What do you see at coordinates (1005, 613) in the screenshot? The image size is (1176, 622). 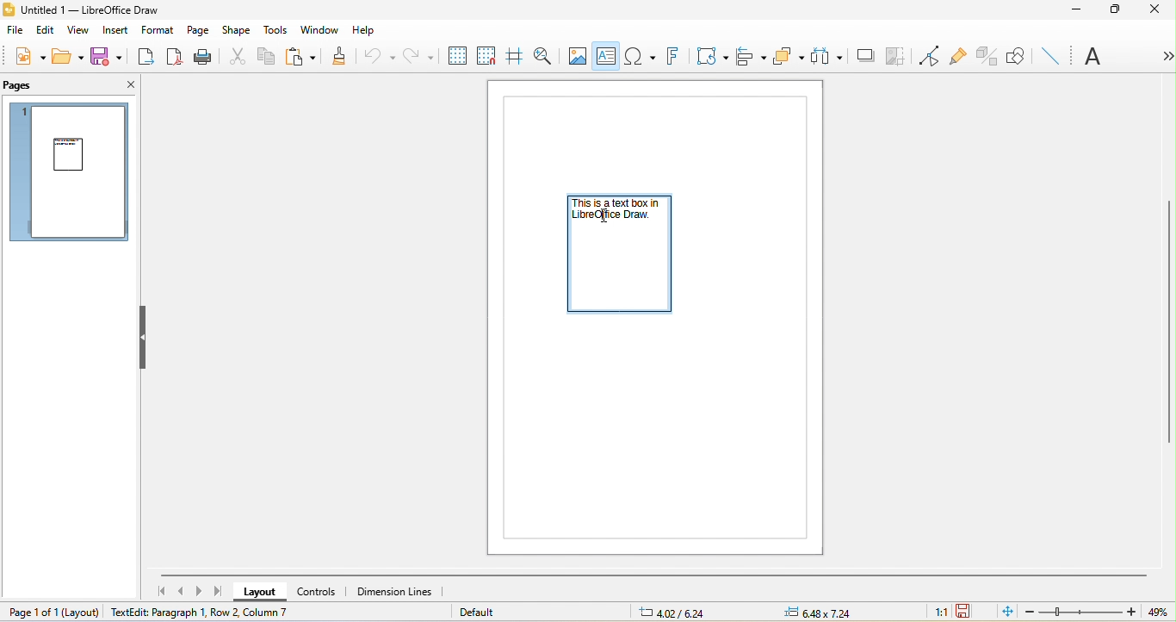 I see `fit to the current window` at bounding box center [1005, 613].